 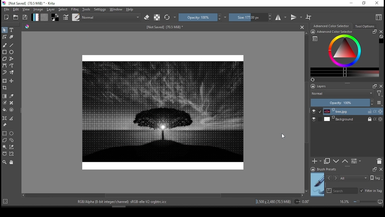 I want to click on edit, so click(x=16, y=9).